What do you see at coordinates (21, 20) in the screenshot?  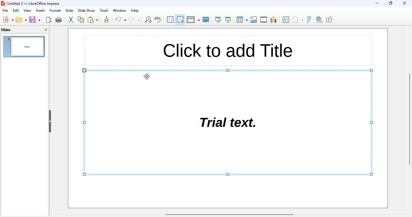 I see `open` at bounding box center [21, 20].